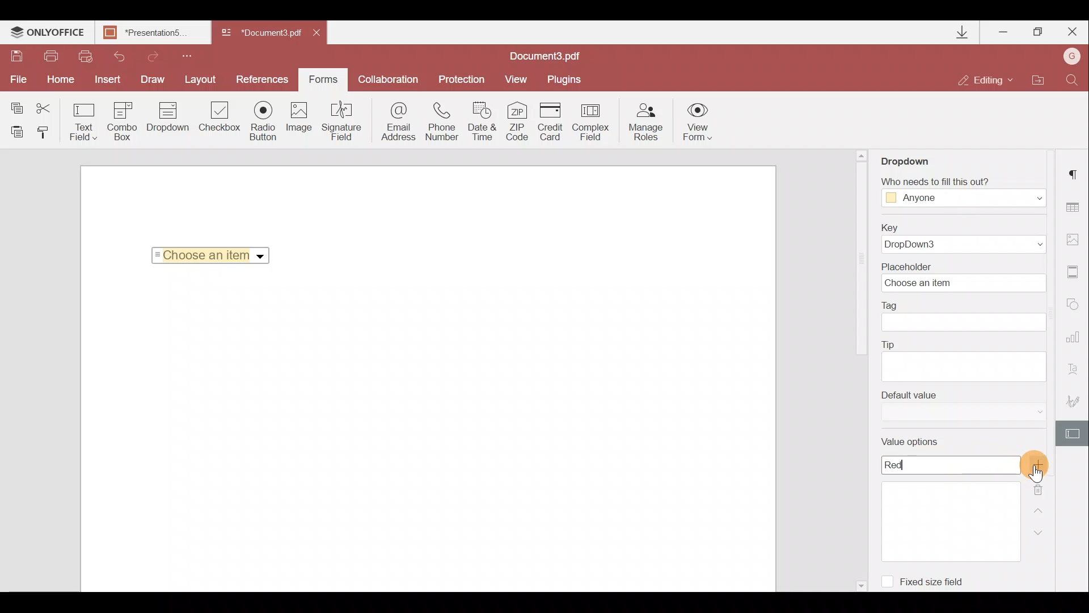 This screenshot has height=613, width=1089. I want to click on Save, so click(16, 56).